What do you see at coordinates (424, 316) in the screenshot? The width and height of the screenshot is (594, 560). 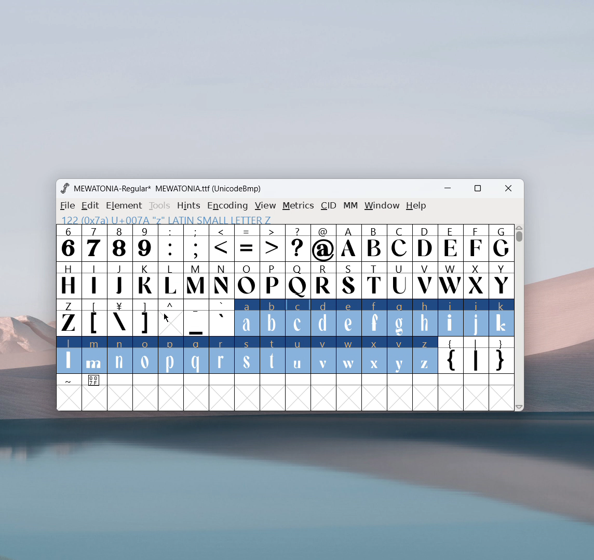 I see `h` at bounding box center [424, 316].